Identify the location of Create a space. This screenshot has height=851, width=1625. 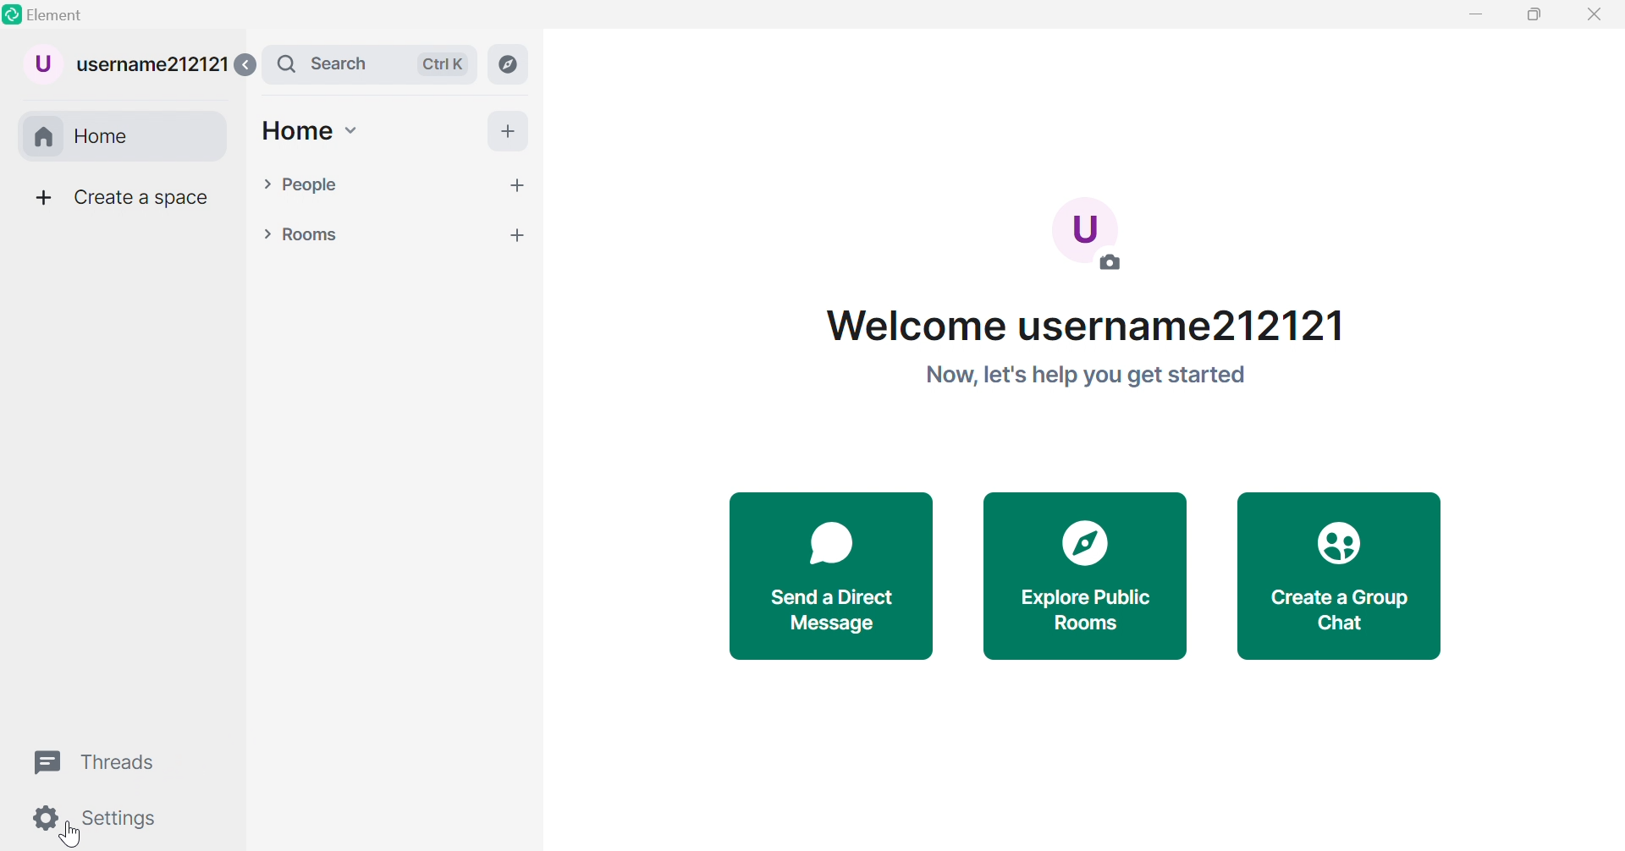
(141, 198).